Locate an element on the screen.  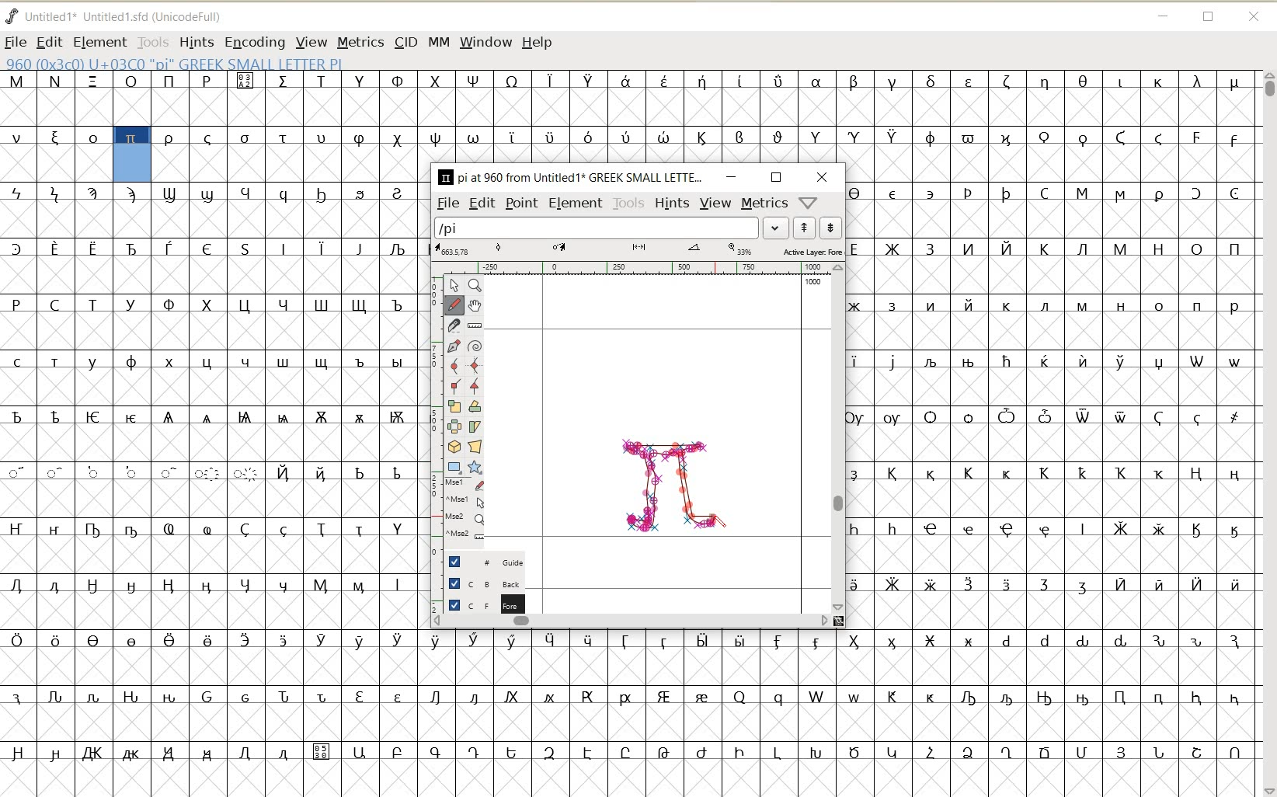
scroll by hand is located at coordinates (475, 306).